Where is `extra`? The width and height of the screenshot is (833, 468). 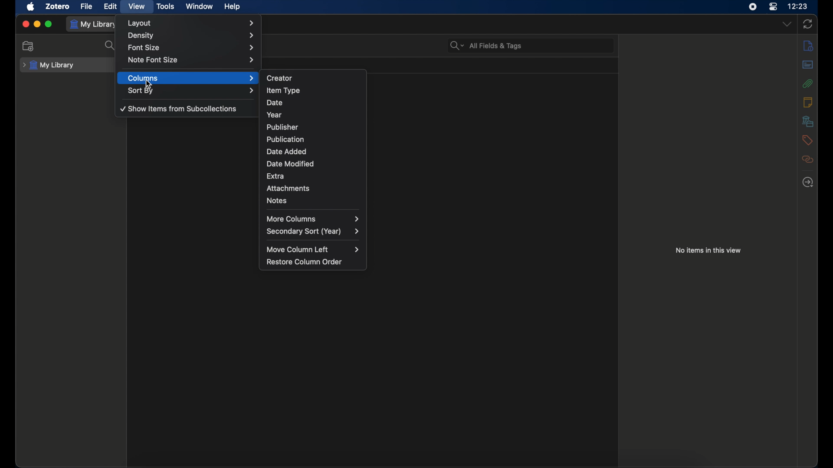 extra is located at coordinates (276, 177).